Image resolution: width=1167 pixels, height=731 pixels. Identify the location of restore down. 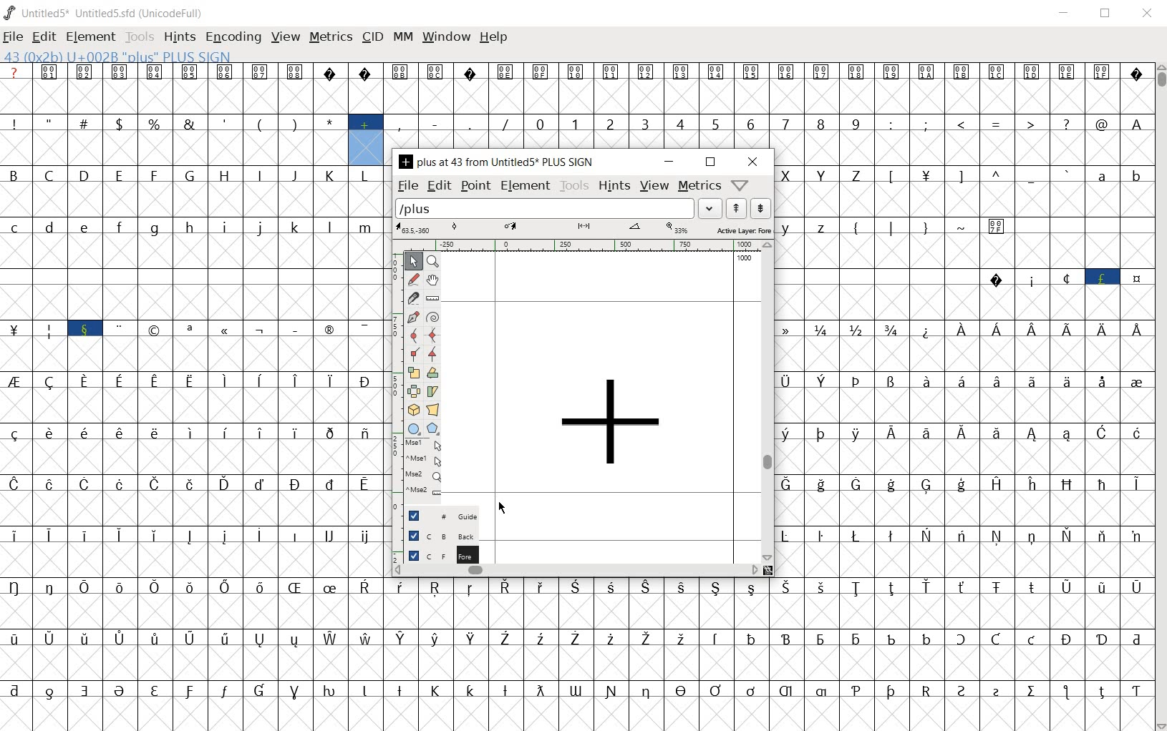
(1107, 14).